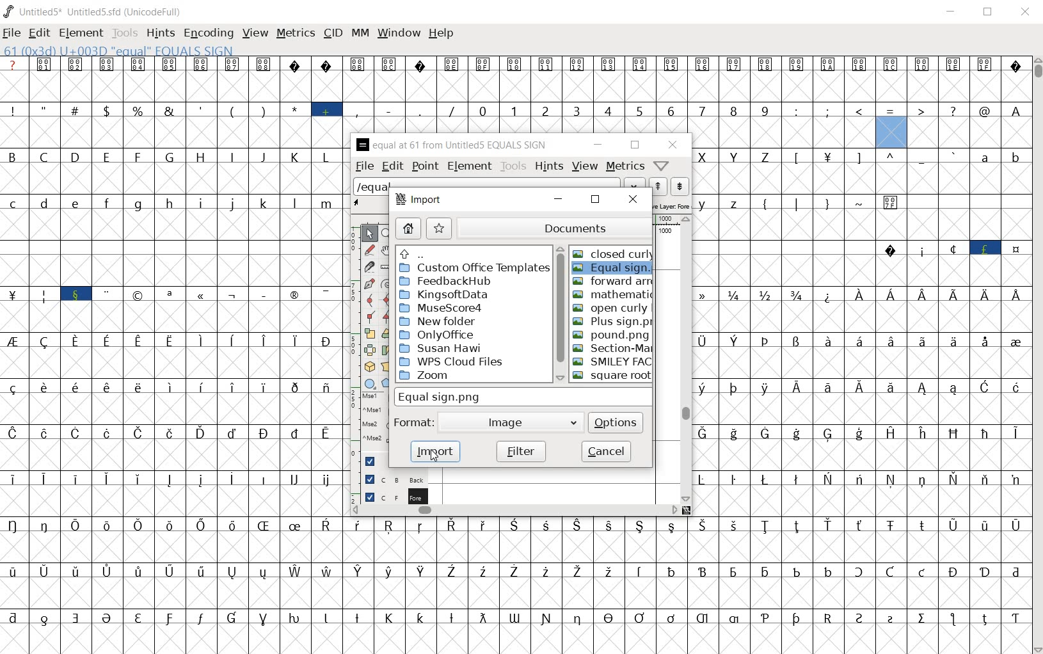 The image size is (1043, 654). What do you see at coordinates (474, 267) in the screenshot?
I see `custom office template` at bounding box center [474, 267].